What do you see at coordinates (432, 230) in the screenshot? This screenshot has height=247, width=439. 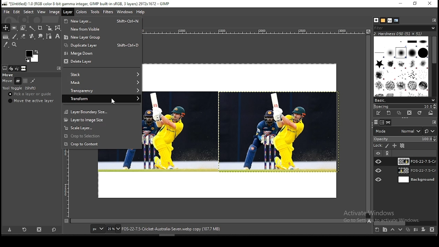 I see `delete layer` at bounding box center [432, 230].